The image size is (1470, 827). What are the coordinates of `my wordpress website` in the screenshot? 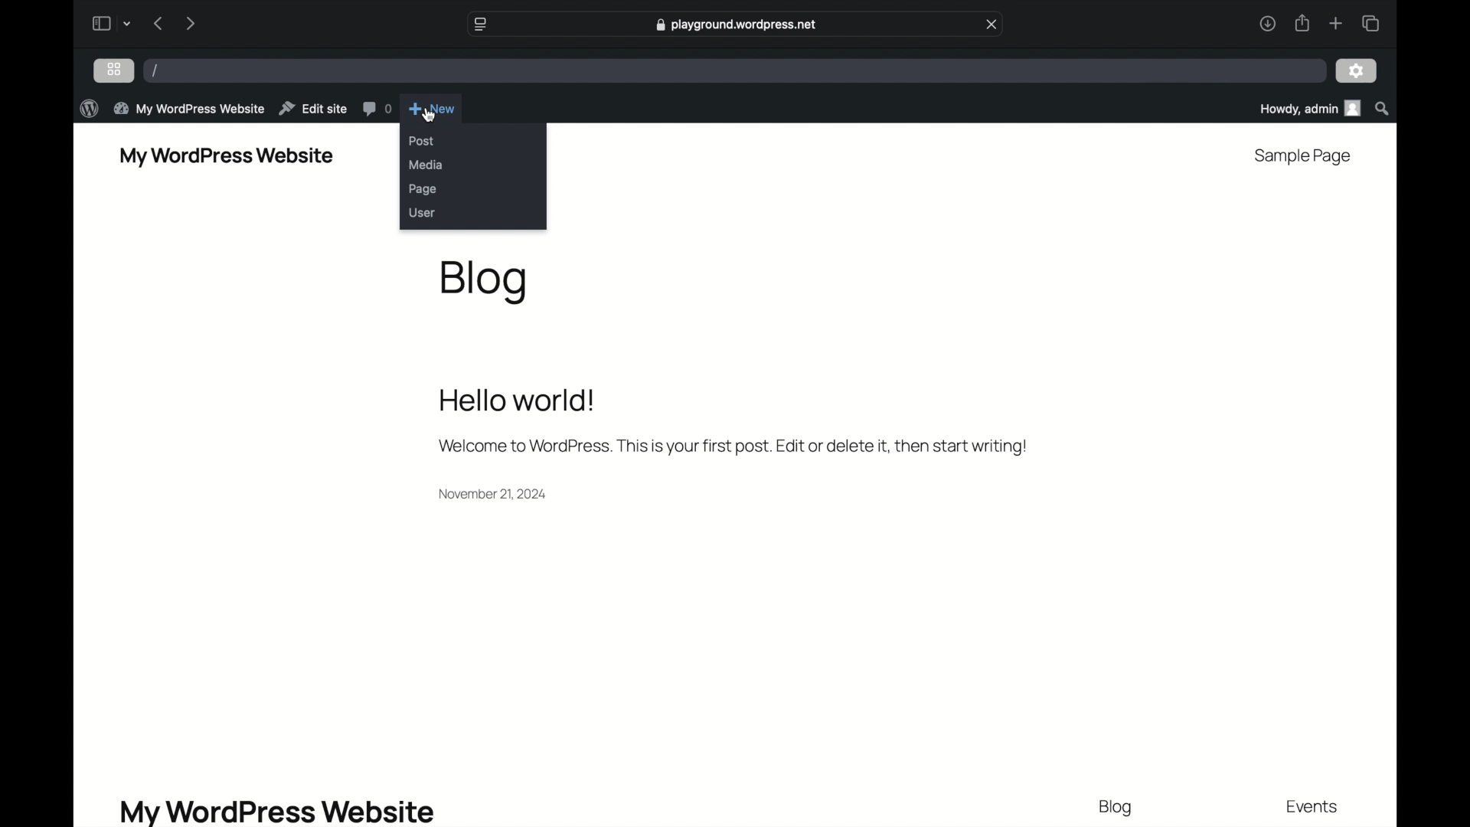 It's located at (276, 810).